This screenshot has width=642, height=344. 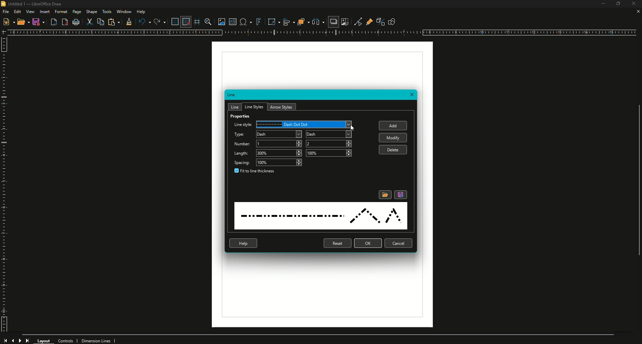 What do you see at coordinates (394, 150) in the screenshot?
I see `Delete` at bounding box center [394, 150].